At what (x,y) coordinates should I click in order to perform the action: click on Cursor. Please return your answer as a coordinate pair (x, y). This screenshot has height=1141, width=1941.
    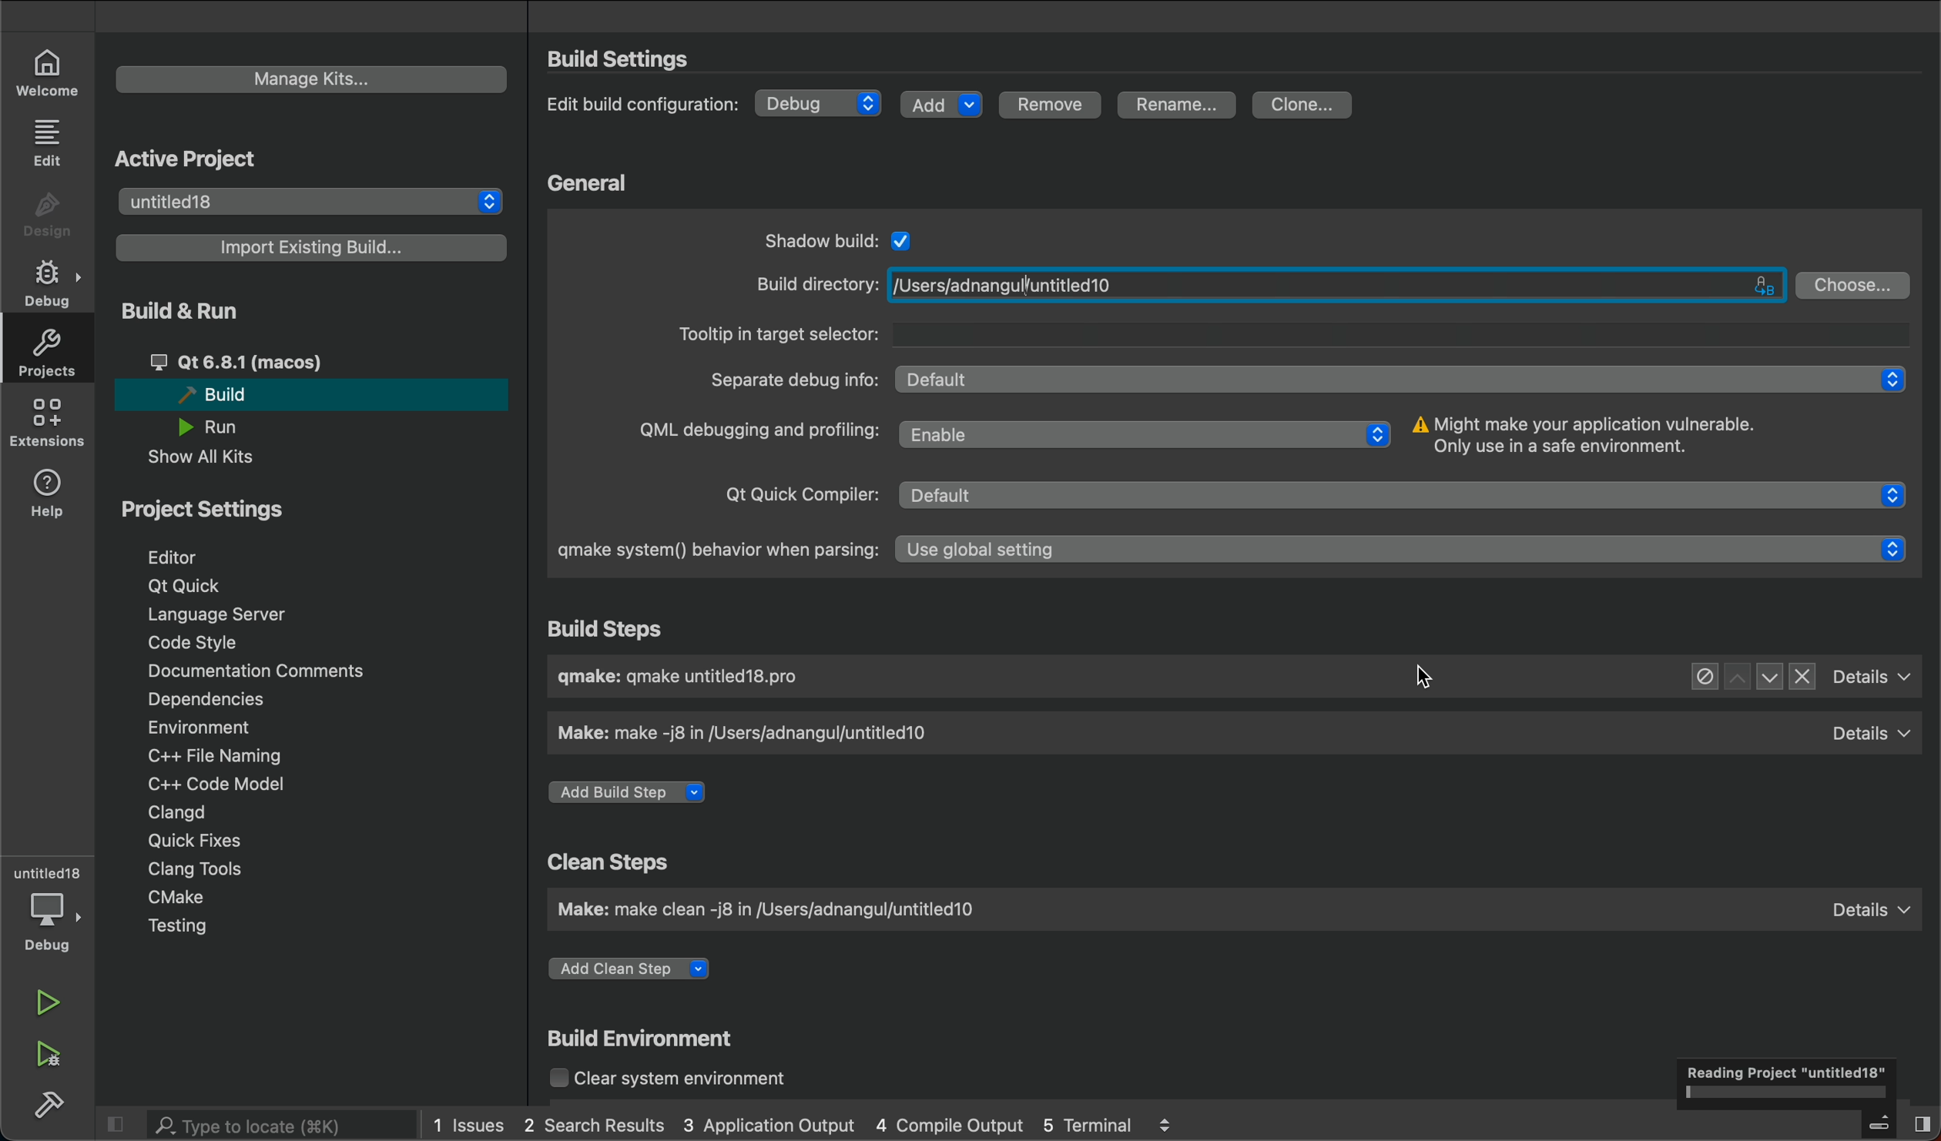
    Looking at the image, I should click on (1422, 681).